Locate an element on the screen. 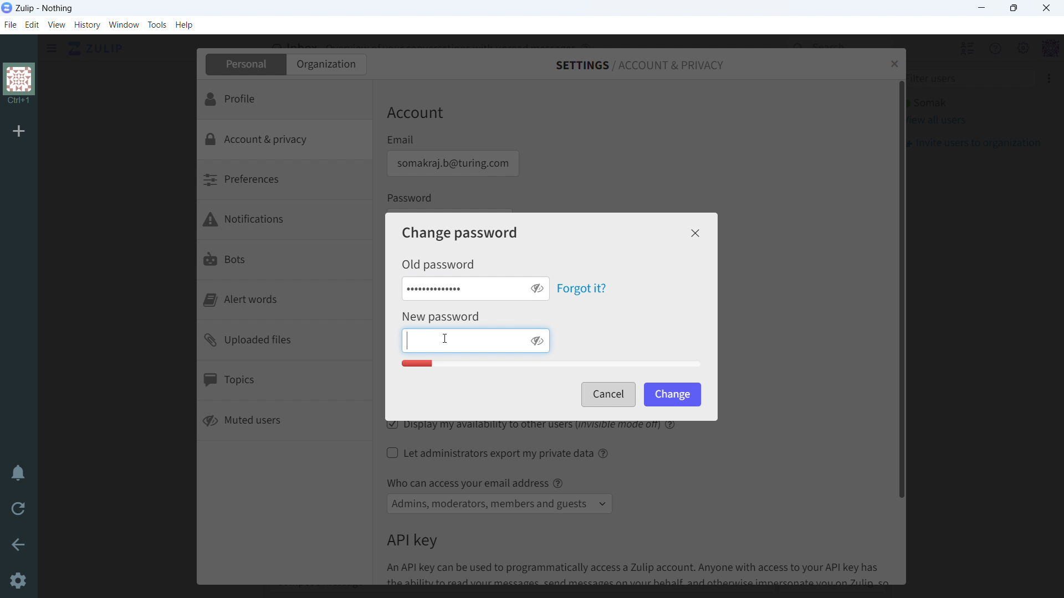  maximize is located at coordinates (1013, 8).